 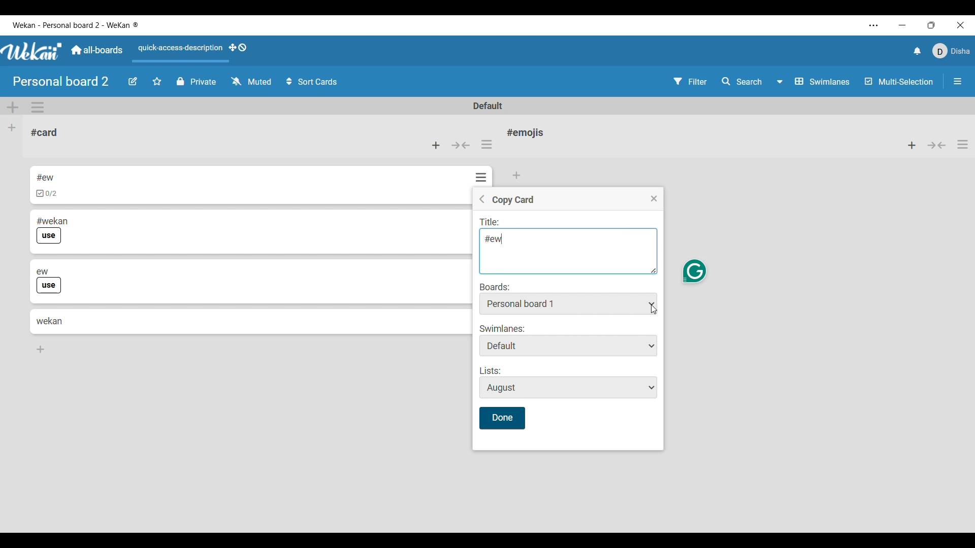 I want to click on Software logo, so click(x=32, y=51).